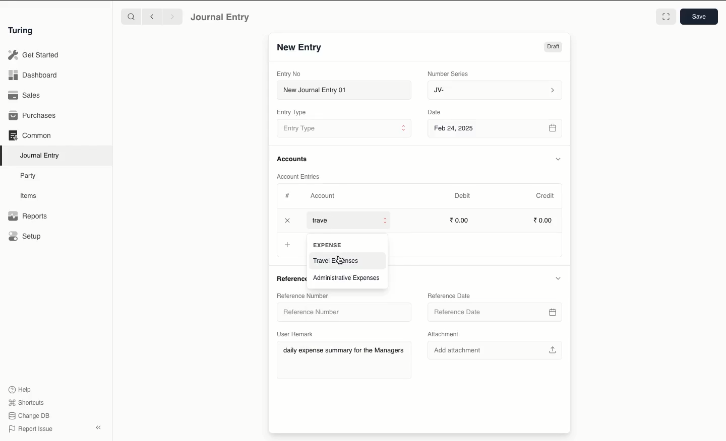 The width and height of the screenshot is (726, 441). Describe the element at coordinates (23, 31) in the screenshot. I see `Turing` at that location.